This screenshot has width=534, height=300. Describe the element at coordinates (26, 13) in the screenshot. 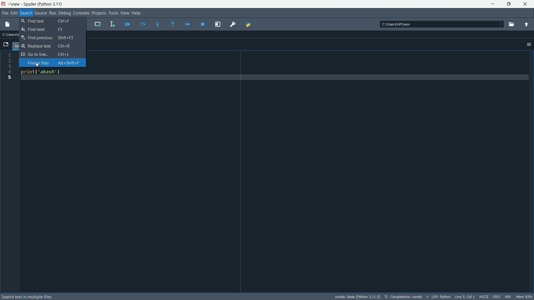

I see `Search Menu` at that location.